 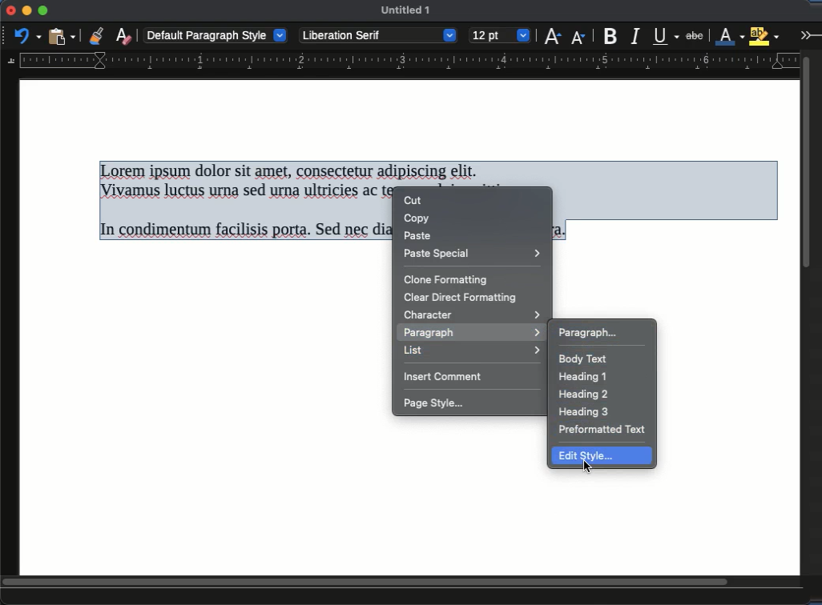 I want to click on default paragraph style, so click(x=216, y=34).